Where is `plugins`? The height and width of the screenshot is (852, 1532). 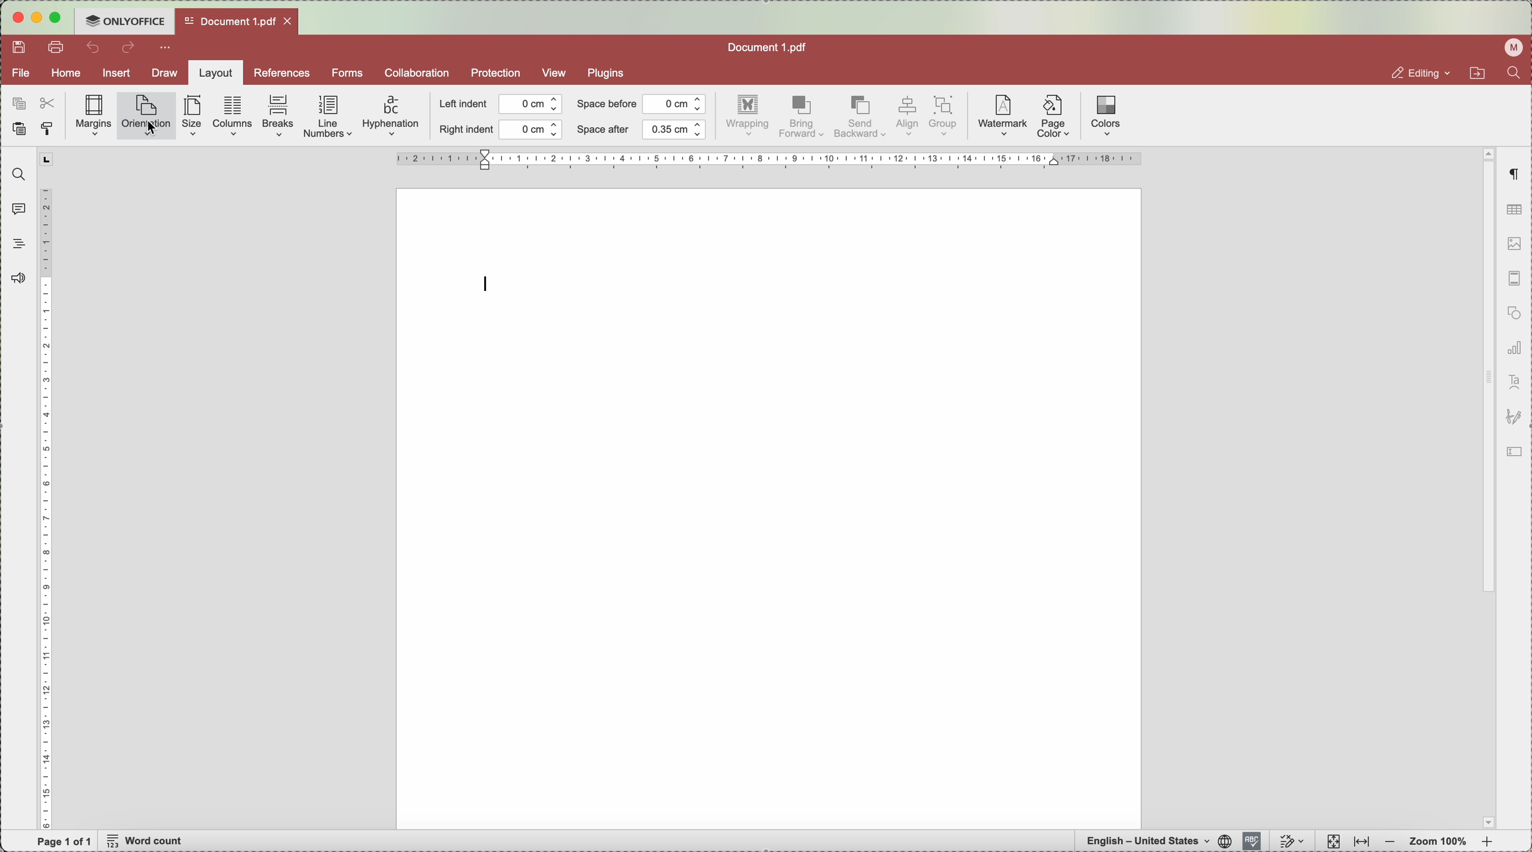
plugins is located at coordinates (610, 72).